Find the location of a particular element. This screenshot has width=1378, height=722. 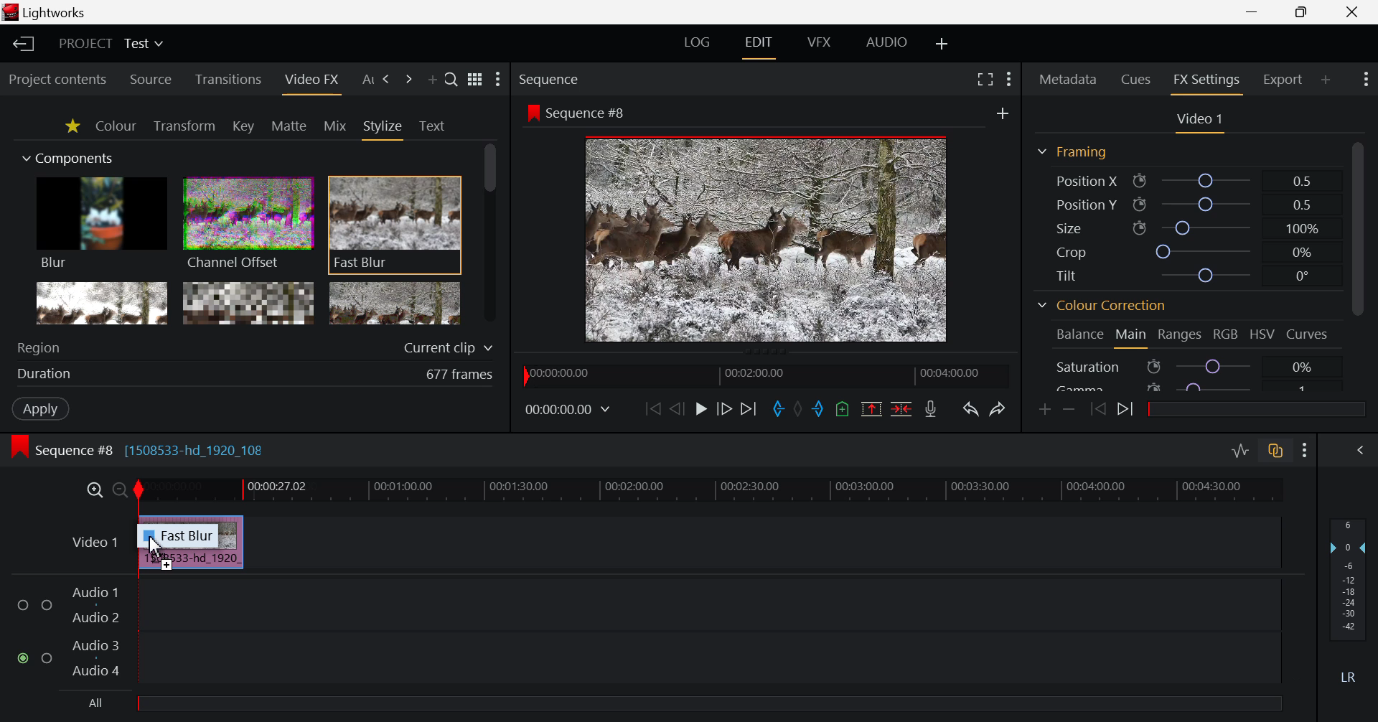

Toggle list and title view is located at coordinates (474, 80).